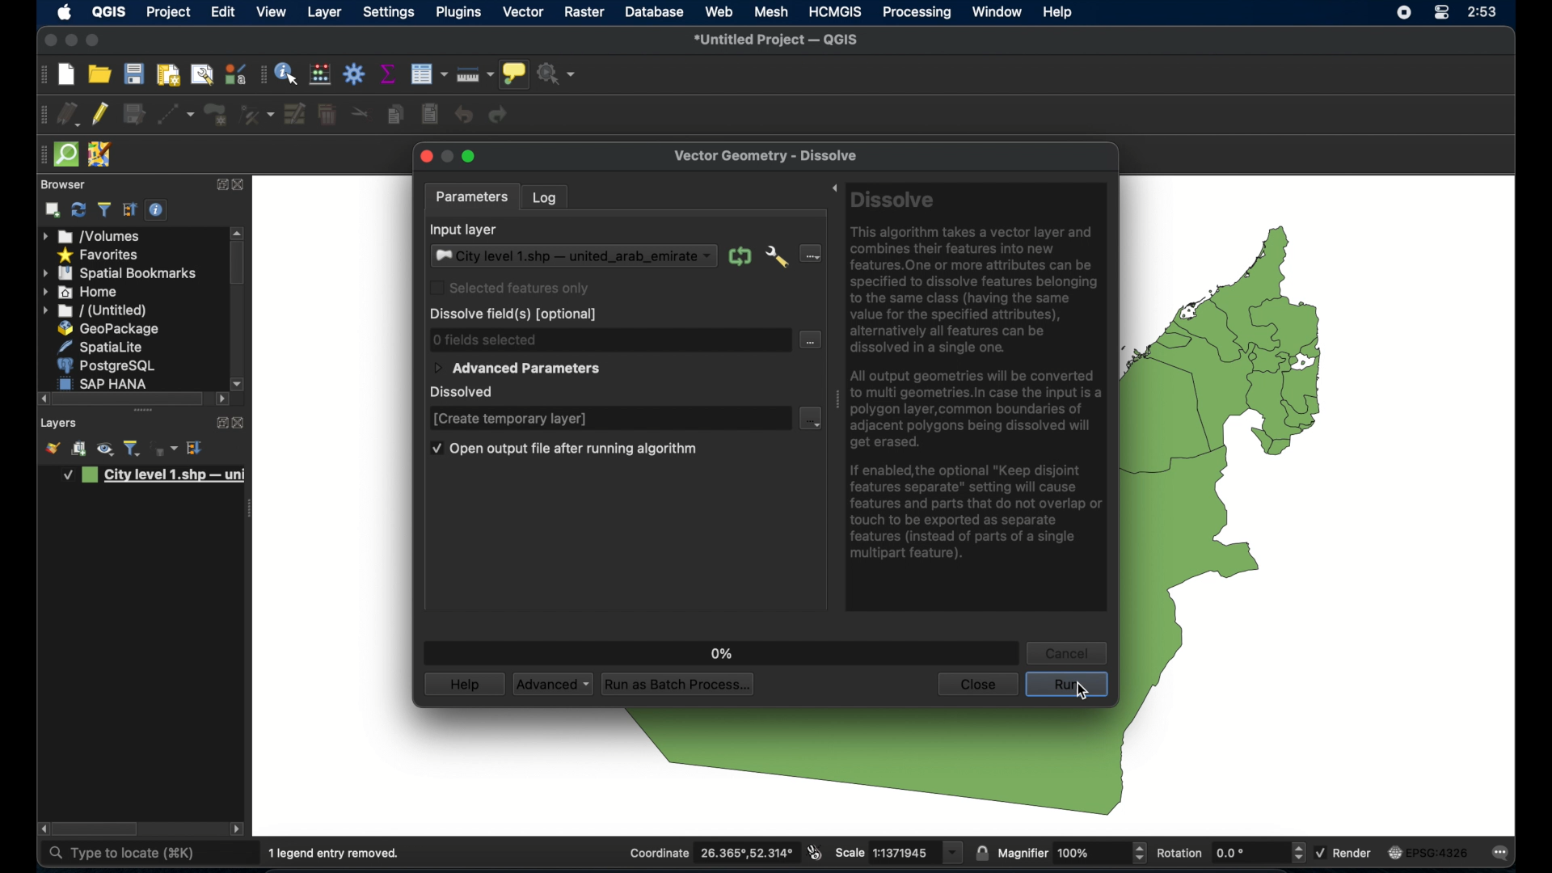 Image resolution: width=1552 pixels, height=873 pixels. What do you see at coordinates (70, 41) in the screenshot?
I see `minimize` at bounding box center [70, 41].